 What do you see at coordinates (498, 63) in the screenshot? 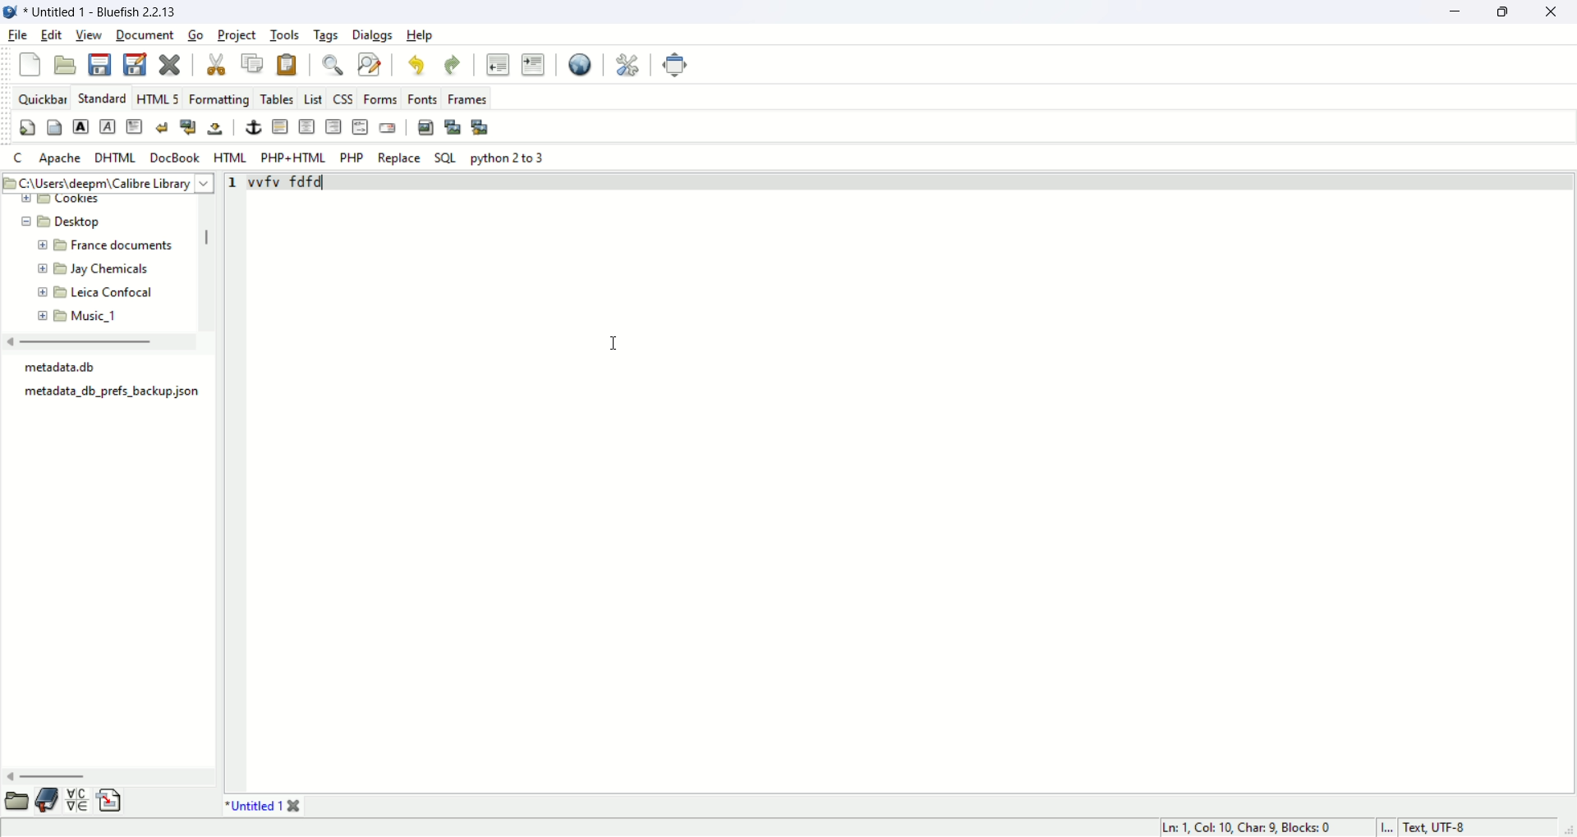
I see `unindent` at bounding box center [498, 63].